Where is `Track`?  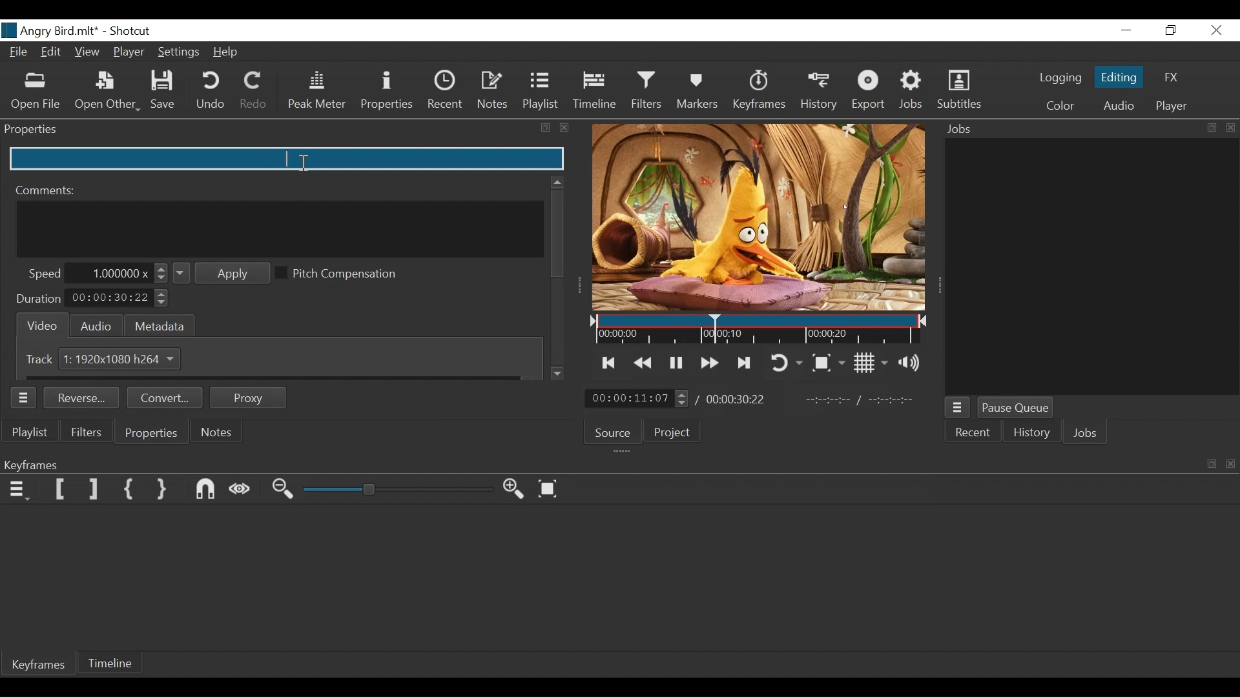 Track is located at coordinates (42, 359).